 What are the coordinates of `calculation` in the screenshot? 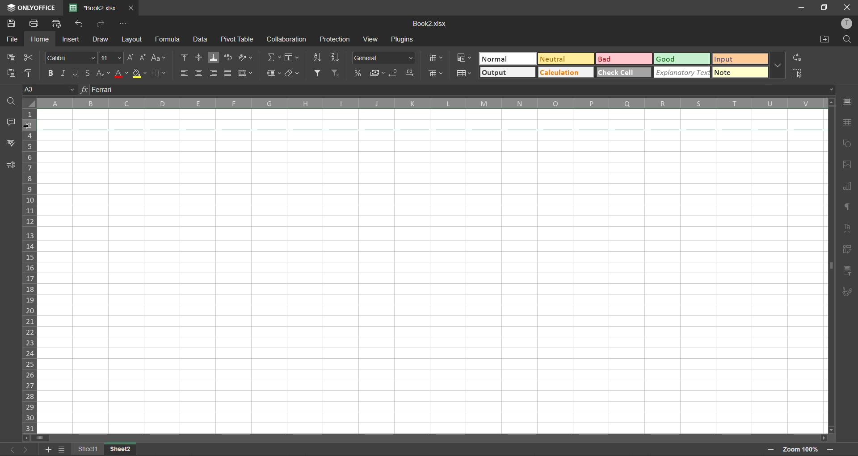 It's located at (565, 72).